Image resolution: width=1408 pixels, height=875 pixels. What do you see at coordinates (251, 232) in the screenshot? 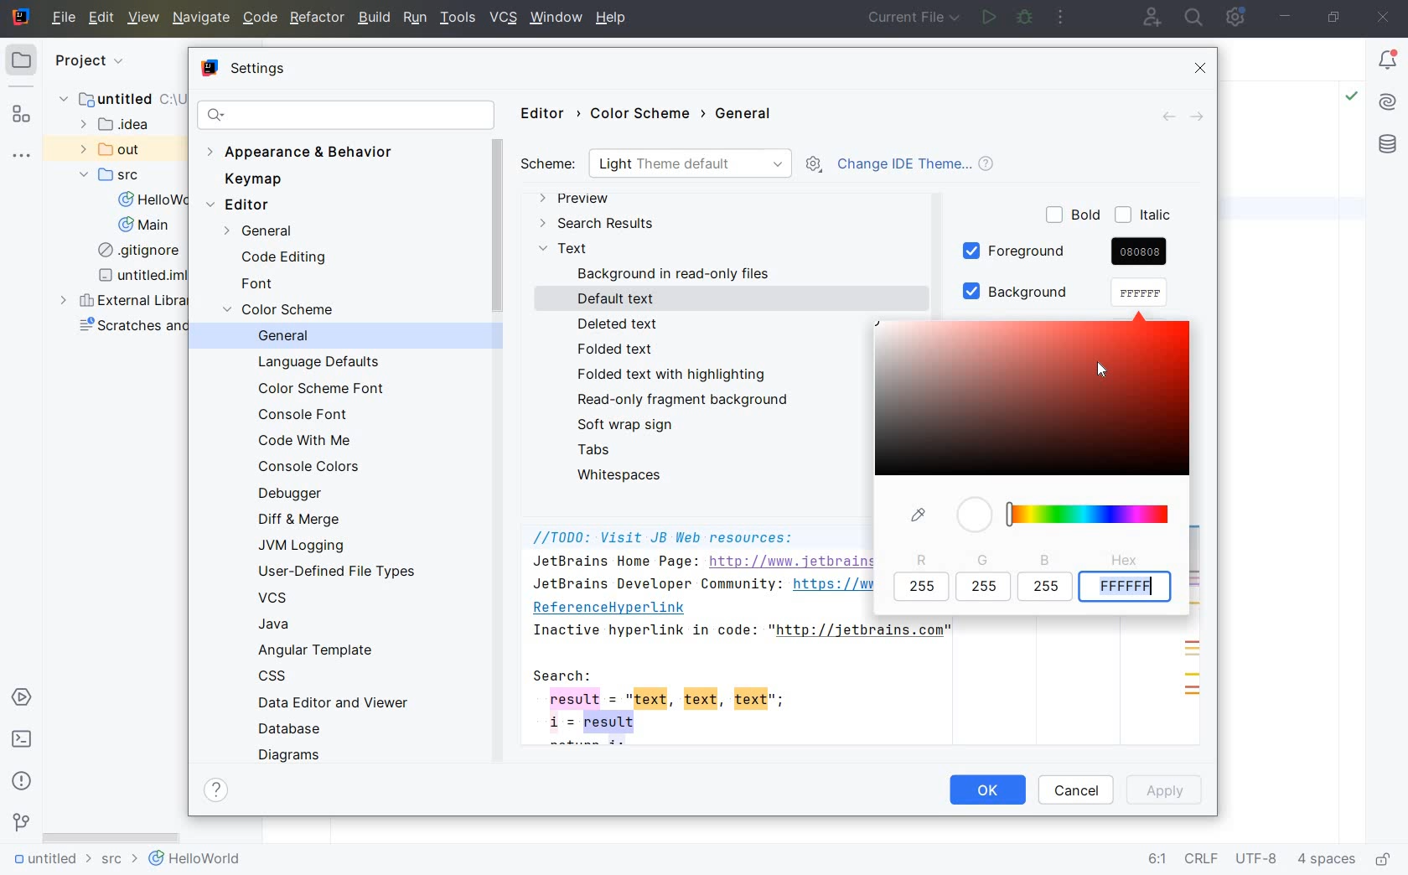
I see `GENERAL` at bounding box center [251, 232].